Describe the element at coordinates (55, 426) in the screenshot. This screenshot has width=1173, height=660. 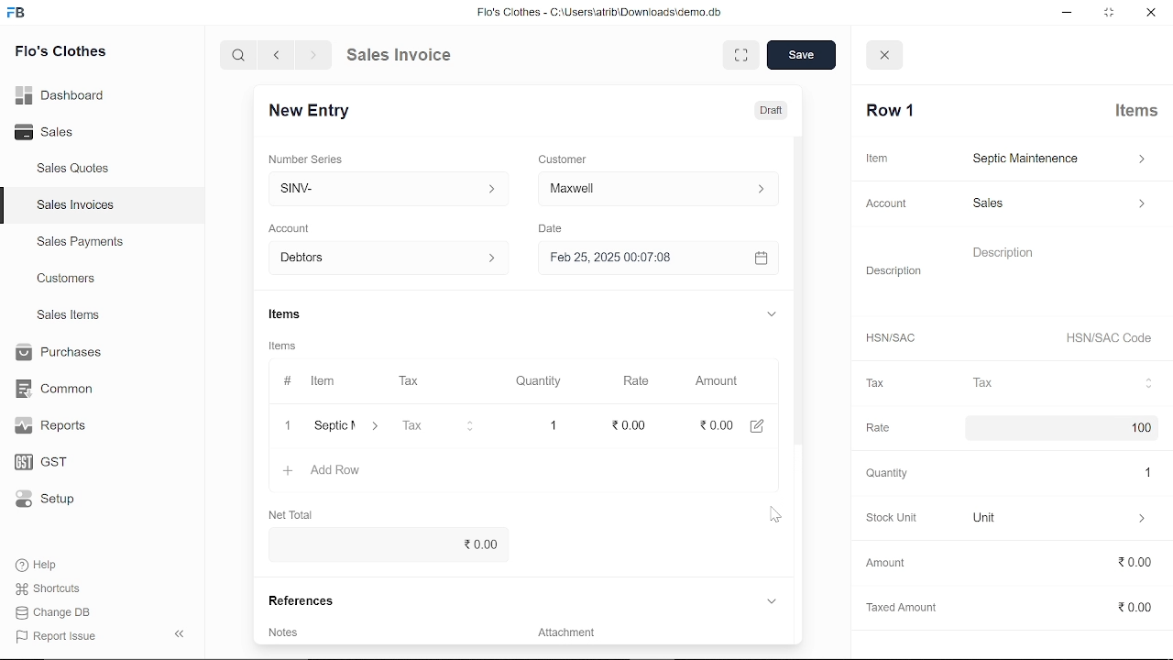
I see `Reports` at that location.